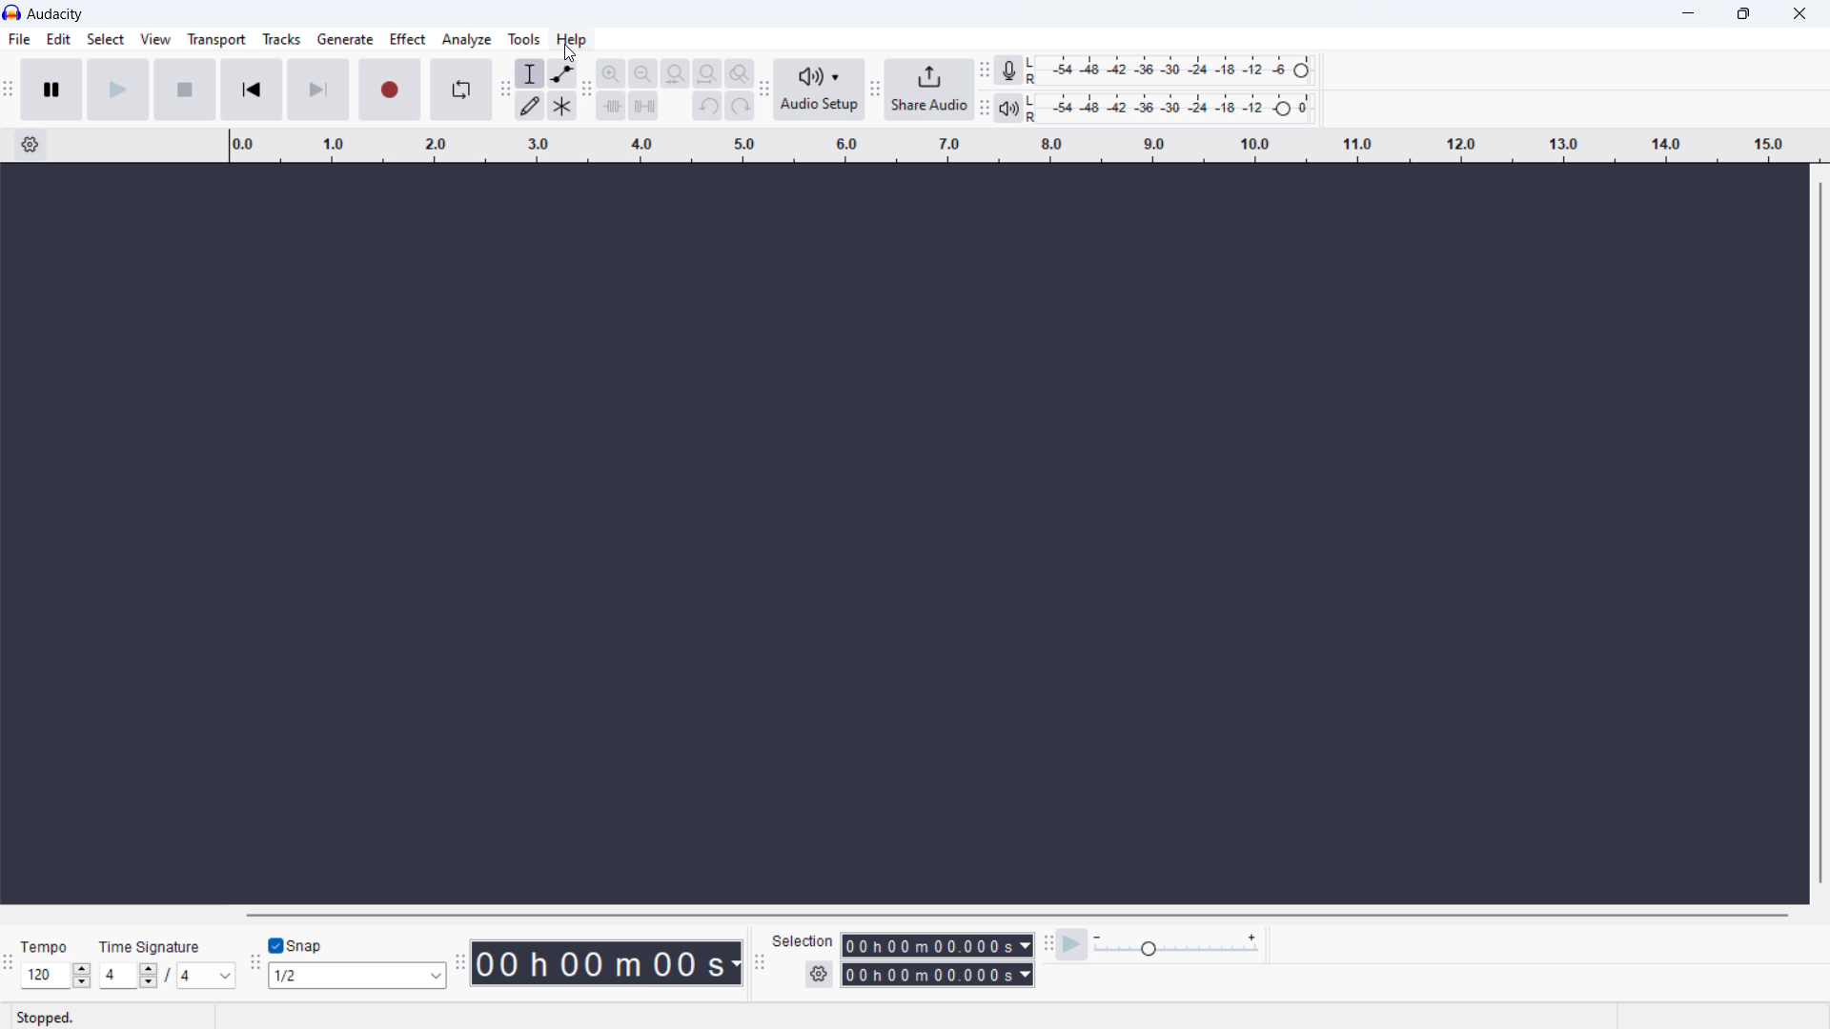 This screenshot has width=1830, height=1029. I want to click on timeline settings, so click(30, 146).